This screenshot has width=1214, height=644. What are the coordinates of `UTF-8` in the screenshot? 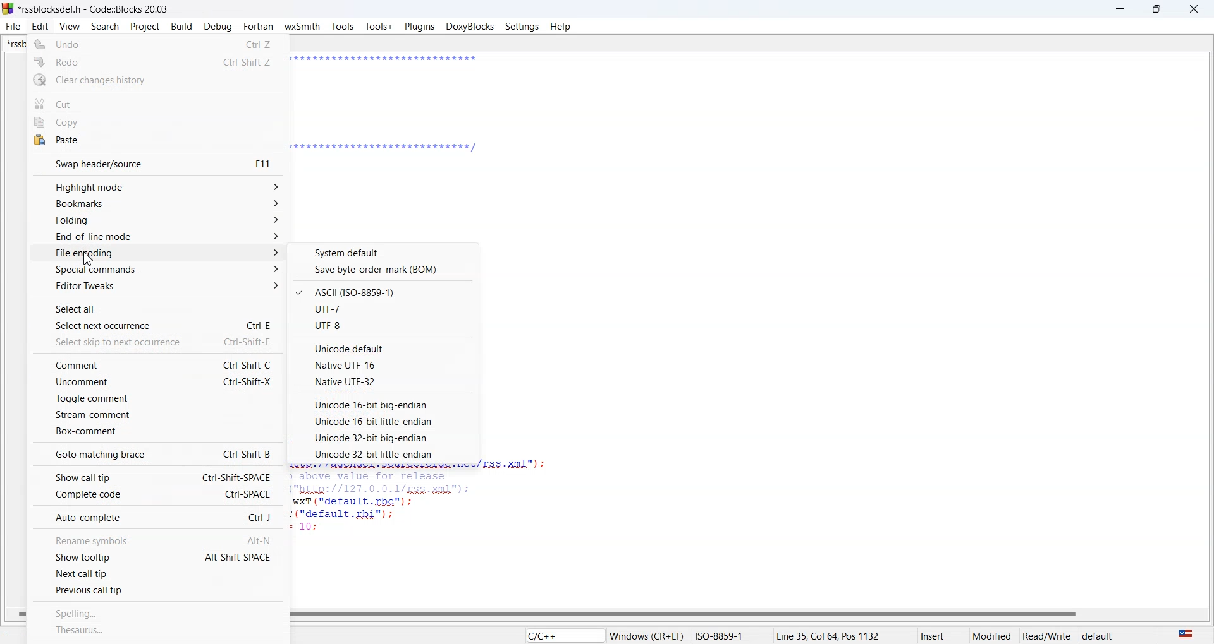 It's located at (384, 326).